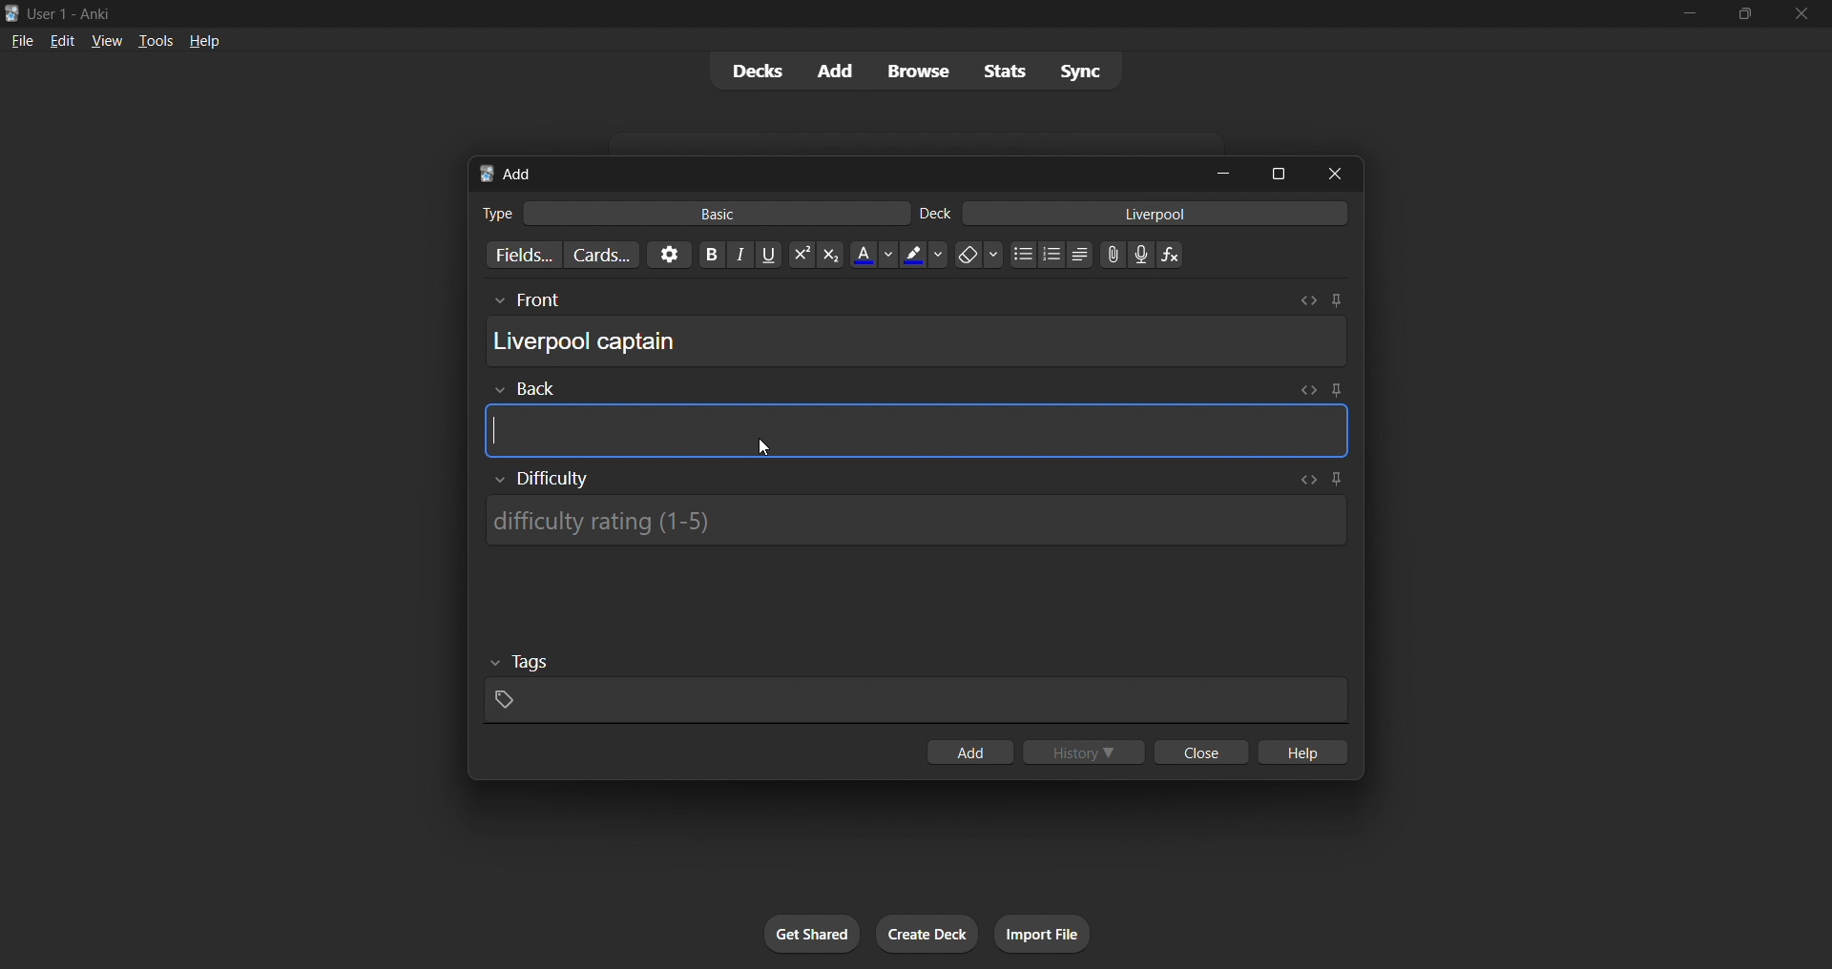 Image resolution: width=1832 pixels, height=969 pixels. Describe the element at coordinates (669, 255) in the screenshot. I see `options` at that location.